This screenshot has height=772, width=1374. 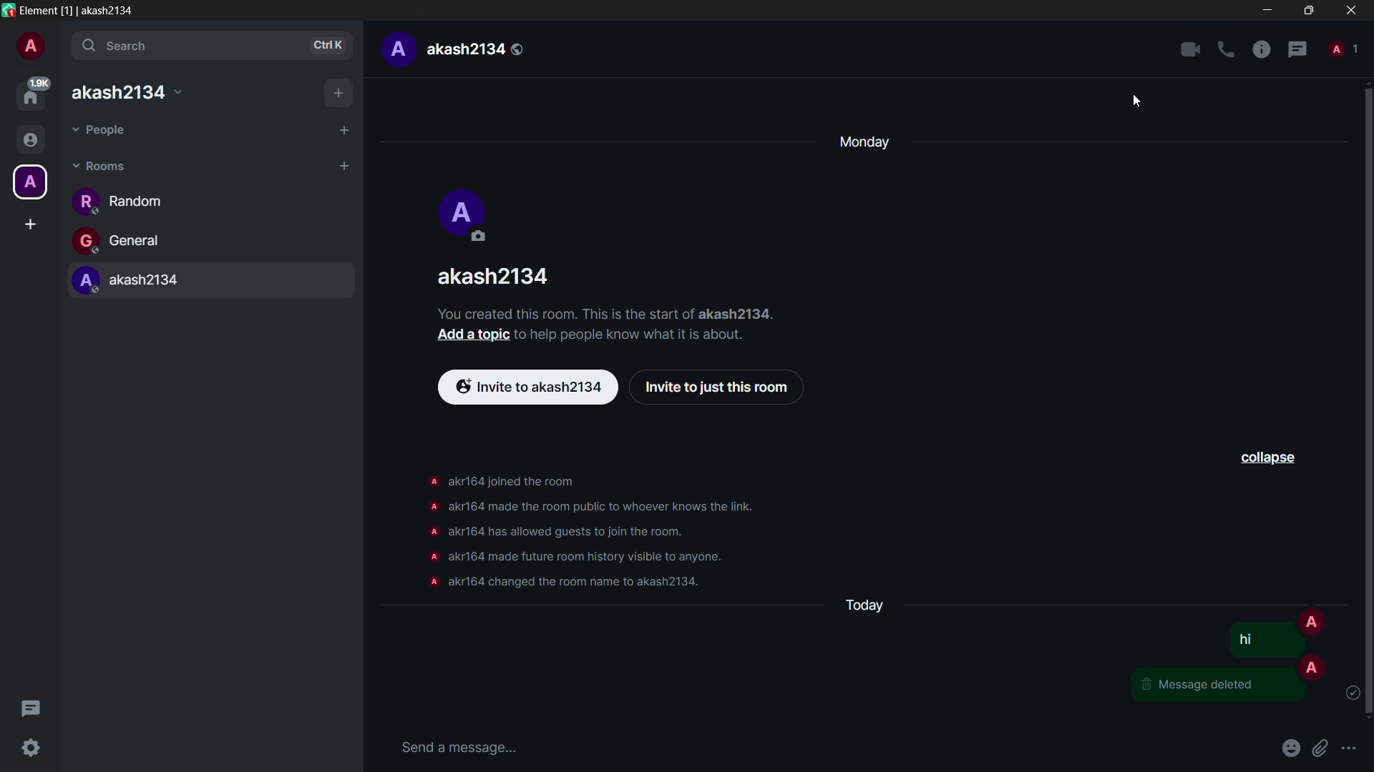 I want to click on invite to just this room, so click(x=720, y=387).